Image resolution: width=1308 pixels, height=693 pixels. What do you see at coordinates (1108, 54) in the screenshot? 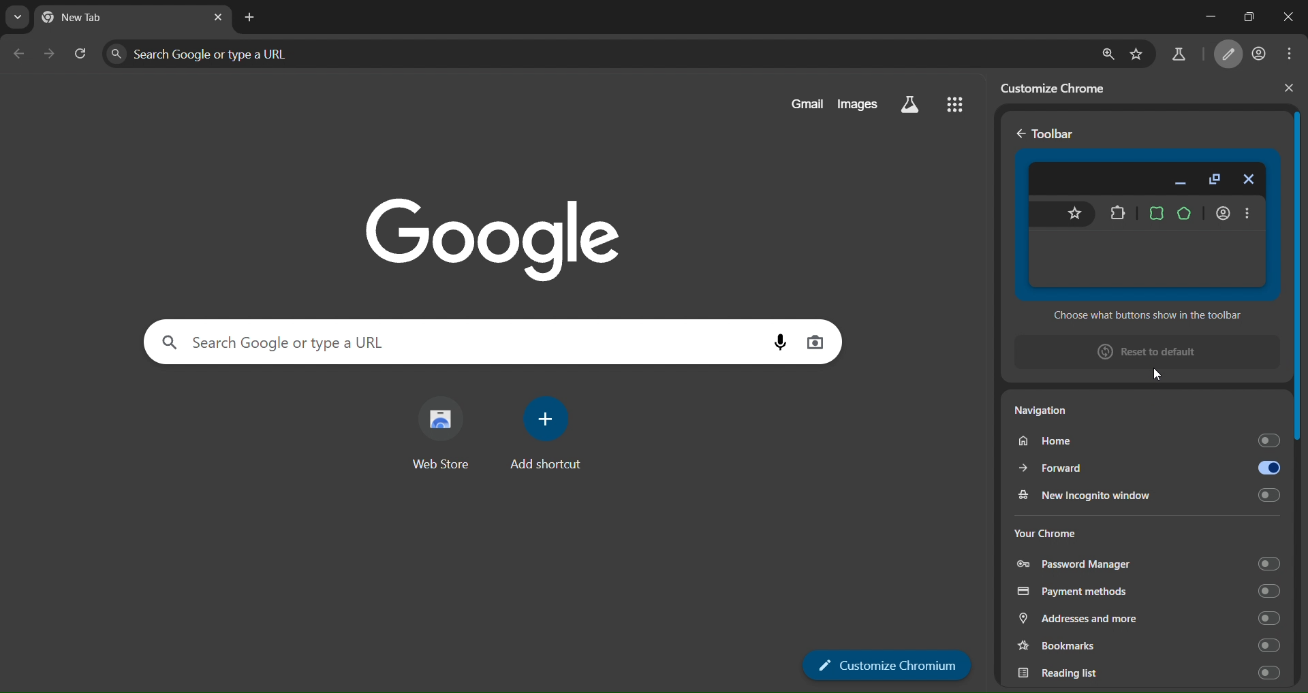
I see `zoom ` at bounding box center [1108, 54].